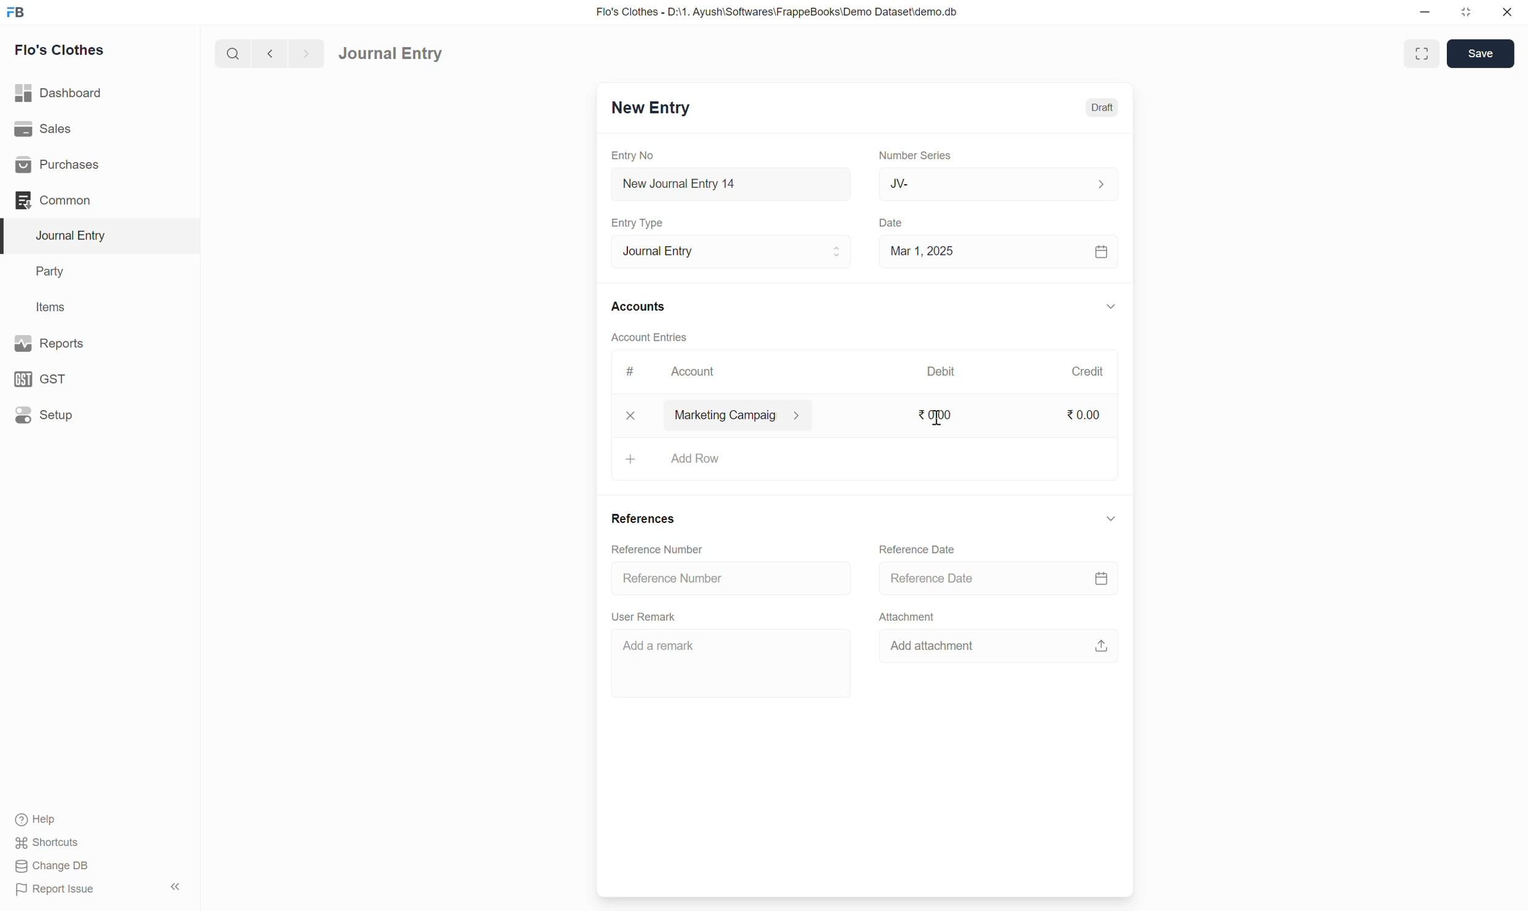 The image size is (1528, 911). What do you see at coordinates (941, 370) in the screenshot?
I see `Debit` at bounding box center [941, 370].